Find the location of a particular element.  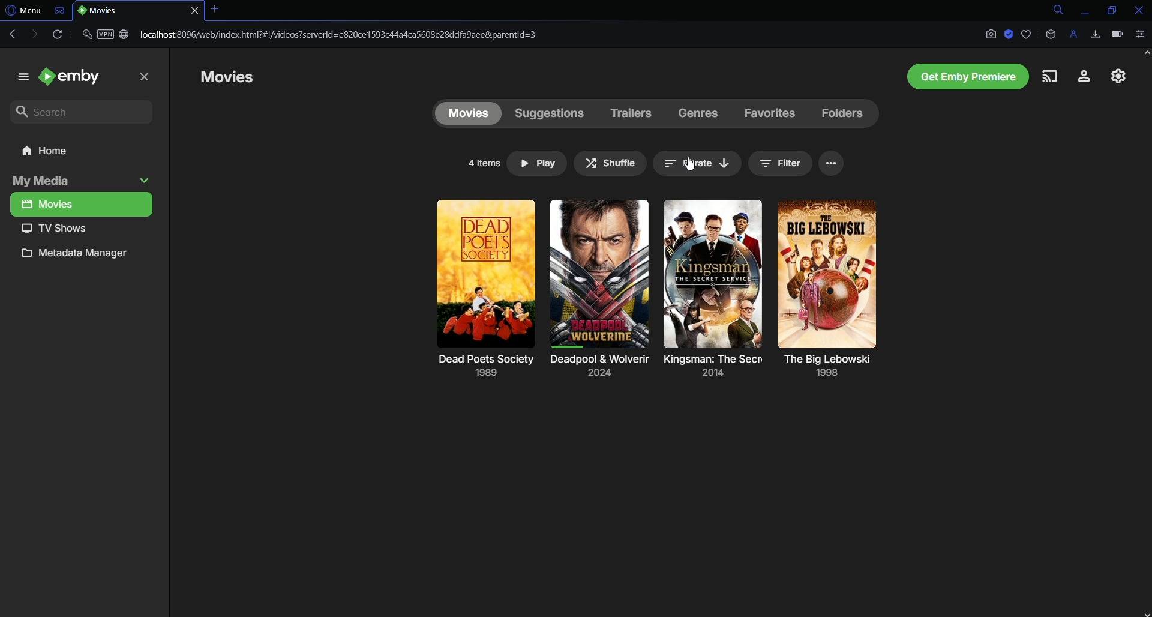

Minimize is located at coordinates (1083, 10).